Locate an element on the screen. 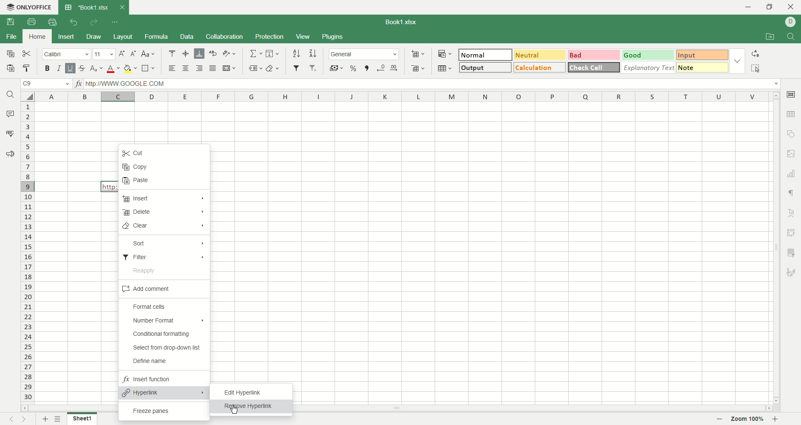 The height and width of the screenshot is (425, 801). next is located at coordinates (25, 419).